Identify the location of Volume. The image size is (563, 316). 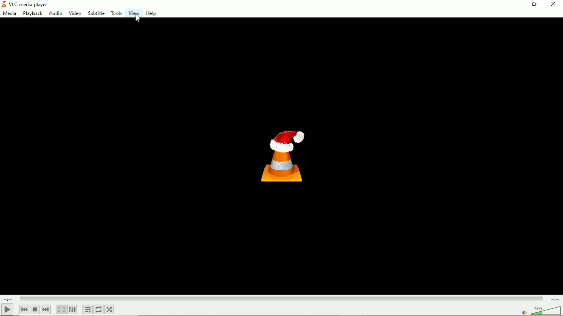
(540, 310).